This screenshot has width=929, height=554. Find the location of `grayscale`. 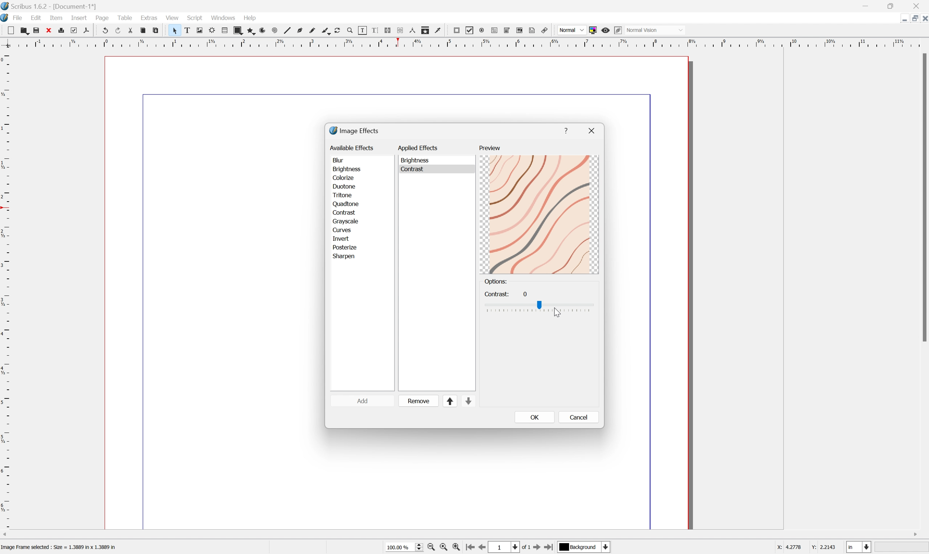

grayscale is located at coordinates (346, 221).